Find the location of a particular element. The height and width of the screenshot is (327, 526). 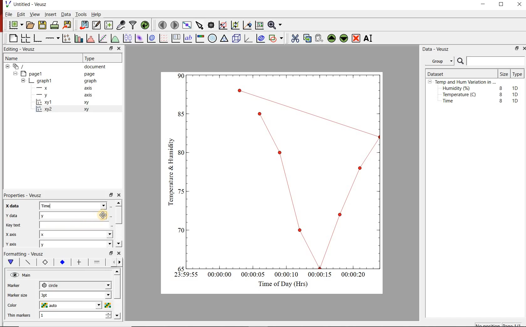

Export to graphics format is located at coordinates (68, 25).